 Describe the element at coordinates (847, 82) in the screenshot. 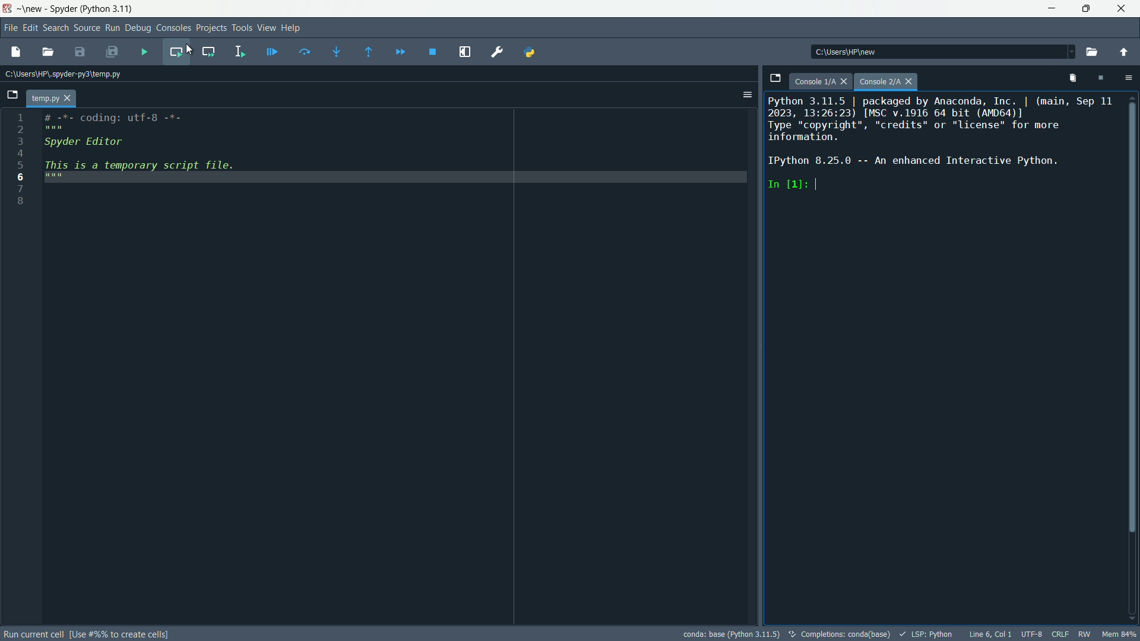

I see `close` at that location.